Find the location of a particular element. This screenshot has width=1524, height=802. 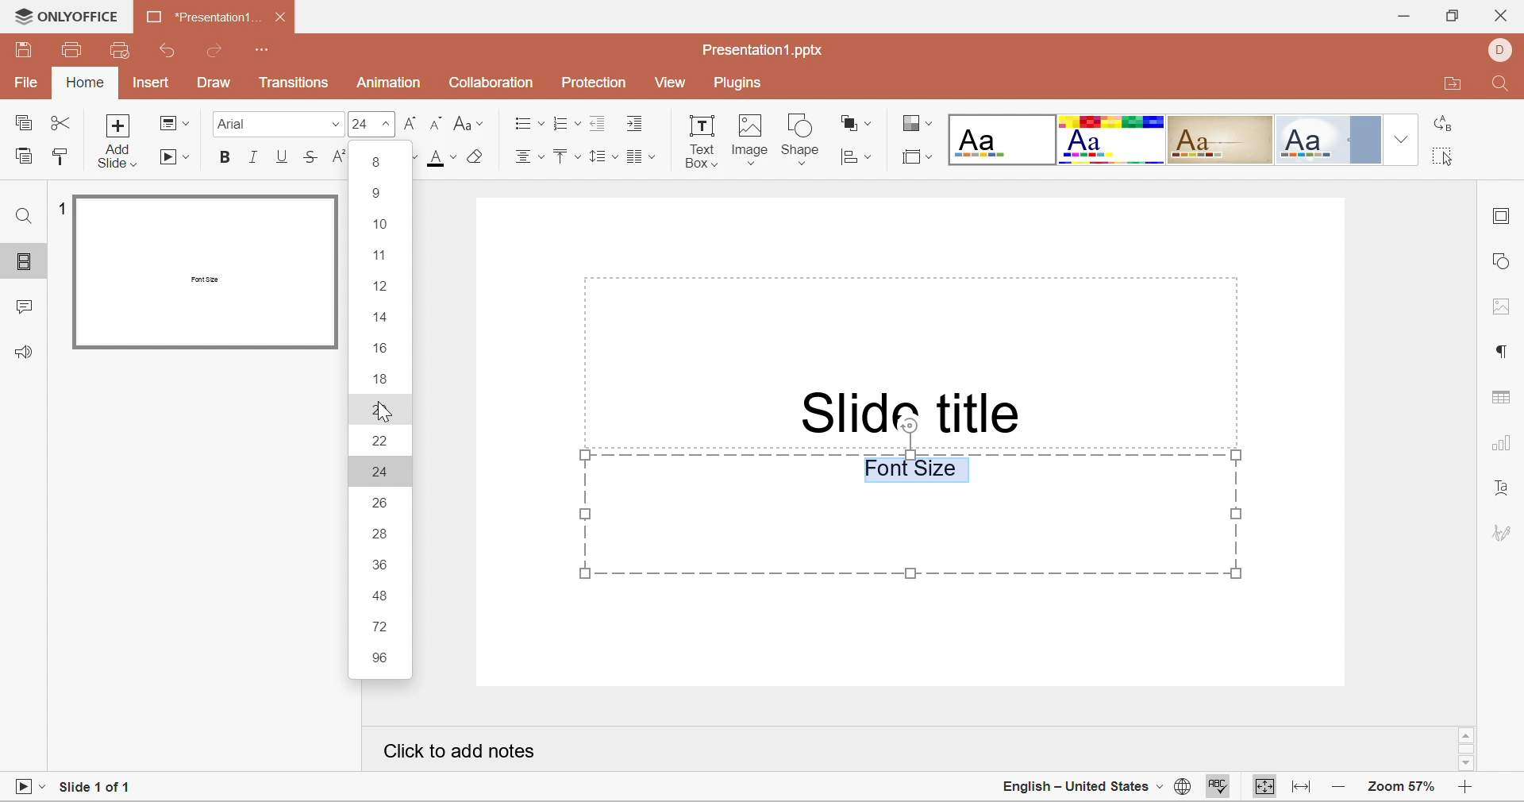

table settings is located at coordinates (1505, 401).